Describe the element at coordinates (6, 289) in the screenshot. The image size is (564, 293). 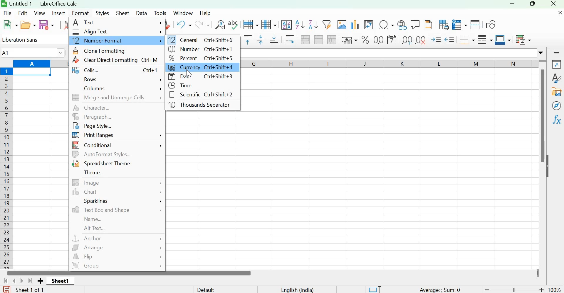
I see `The document has not been modified since the last save` at that location.